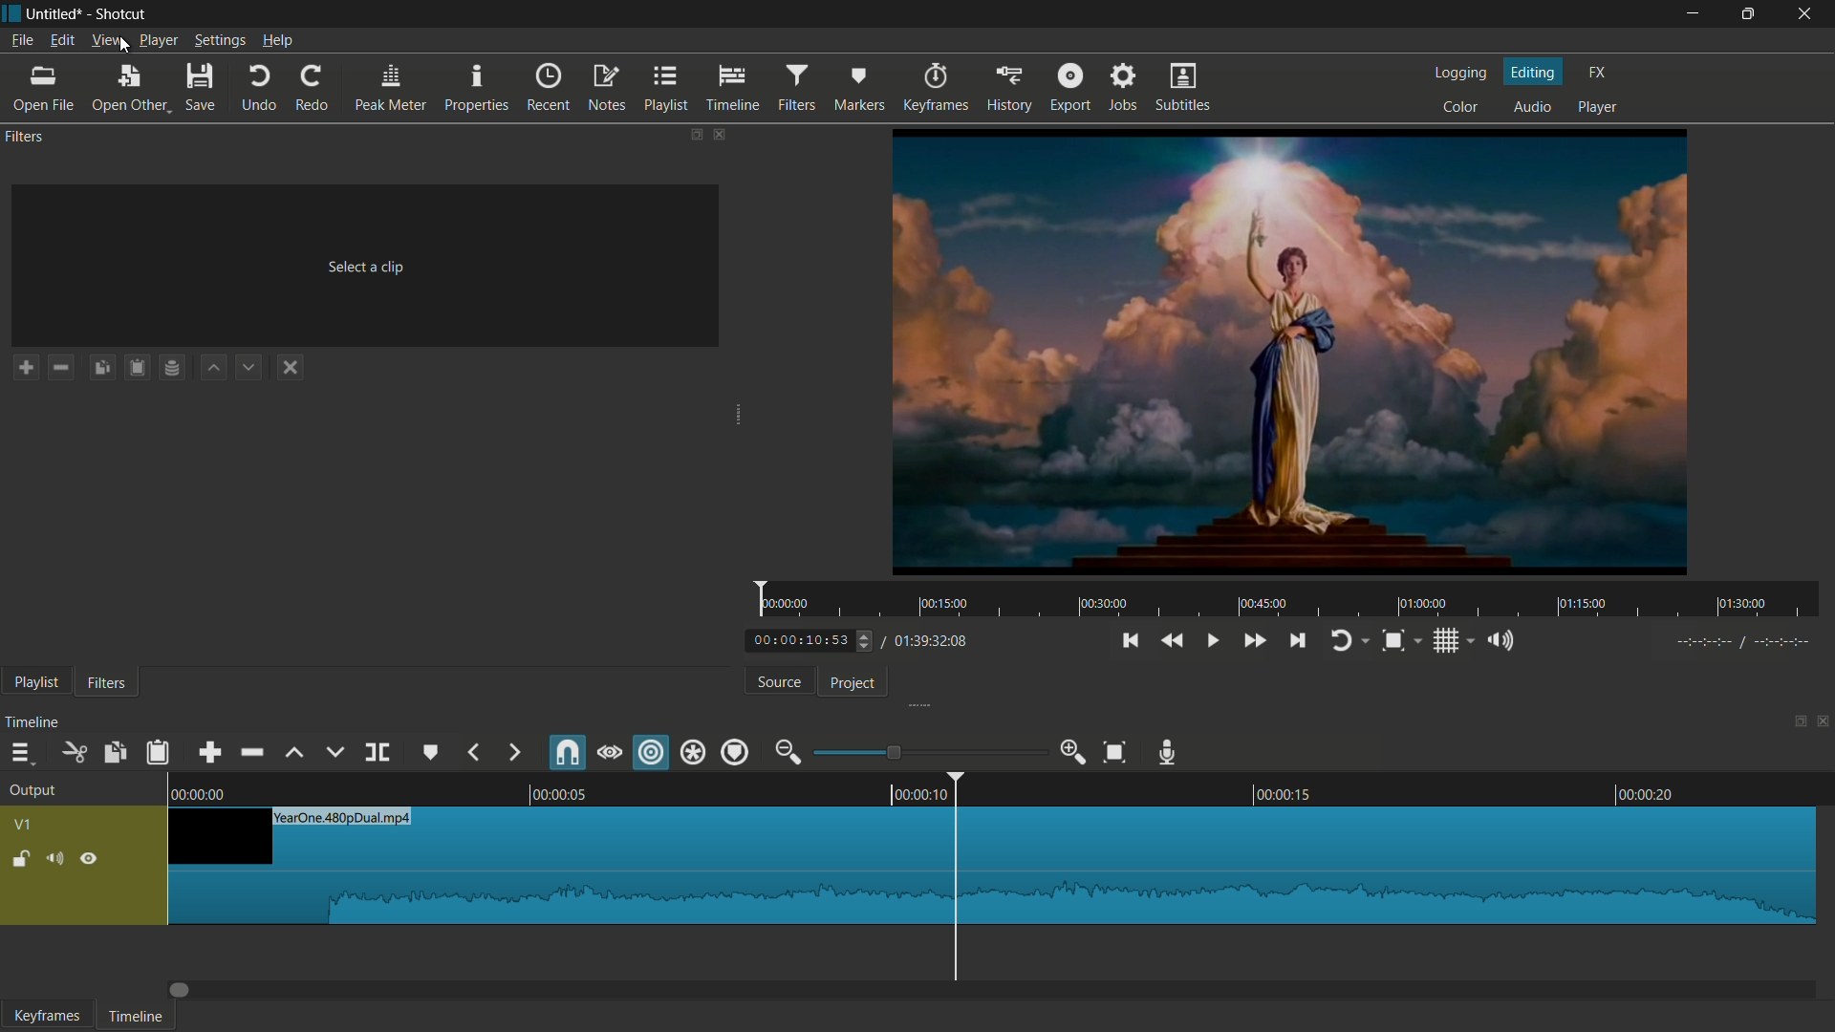 The height and width of the screenshot is (1032, 1835). I want to click on change layout, so click(1794, 723).